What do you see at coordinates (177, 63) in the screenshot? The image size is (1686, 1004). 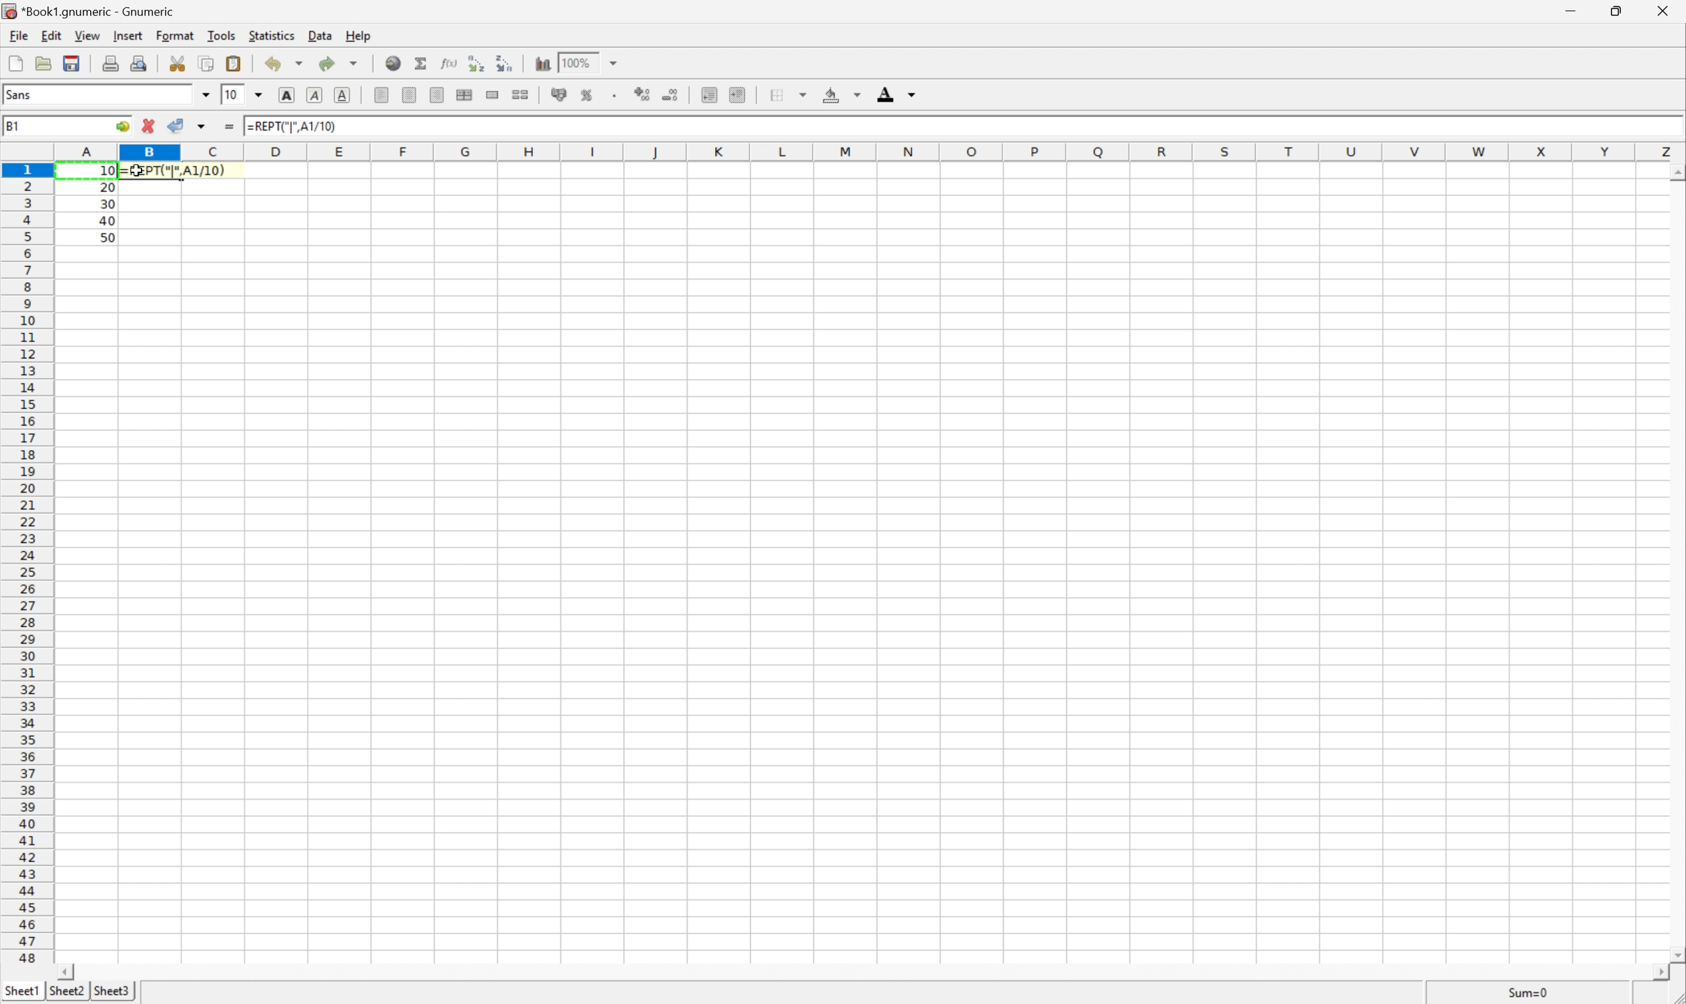 I see `Cut selection` at bounding box center [177, 63].